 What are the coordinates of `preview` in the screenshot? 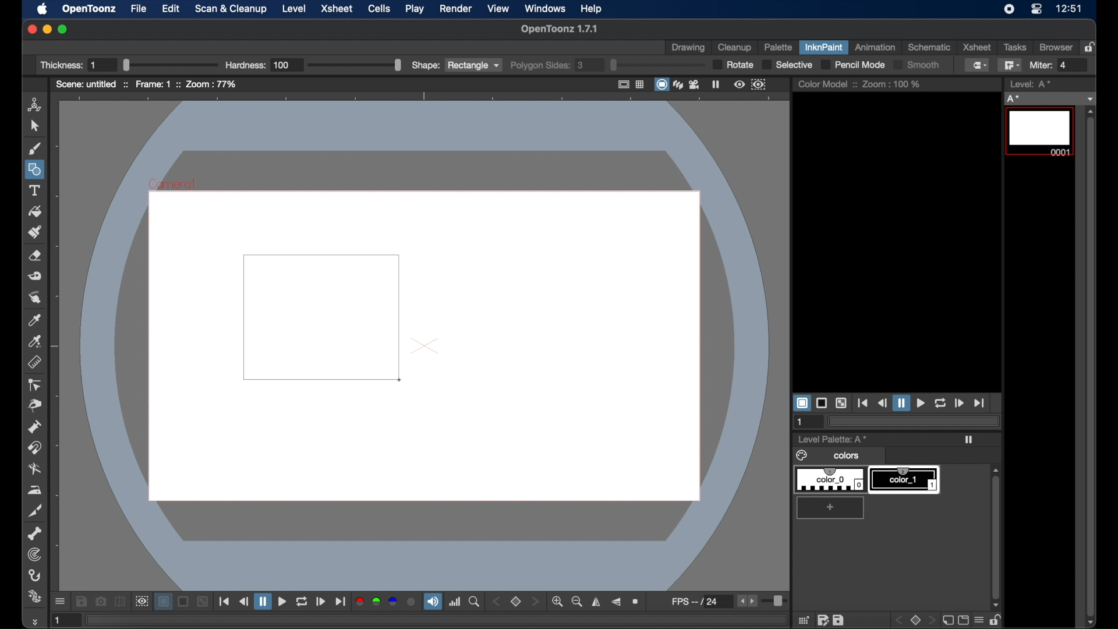 It's located at (740, 84).